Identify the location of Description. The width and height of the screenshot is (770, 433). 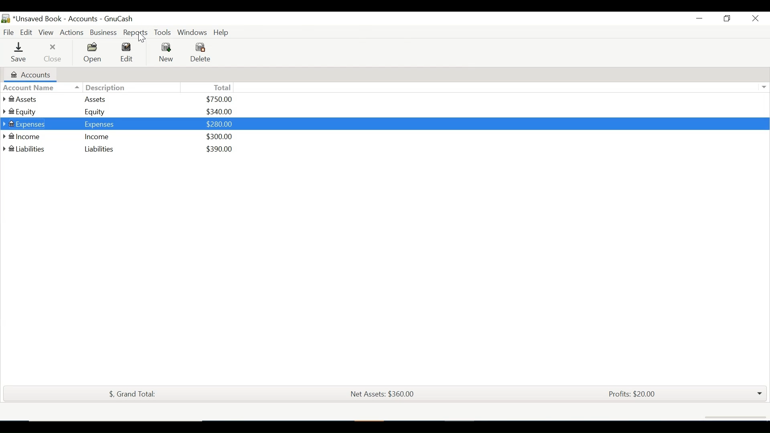
(103, 87).